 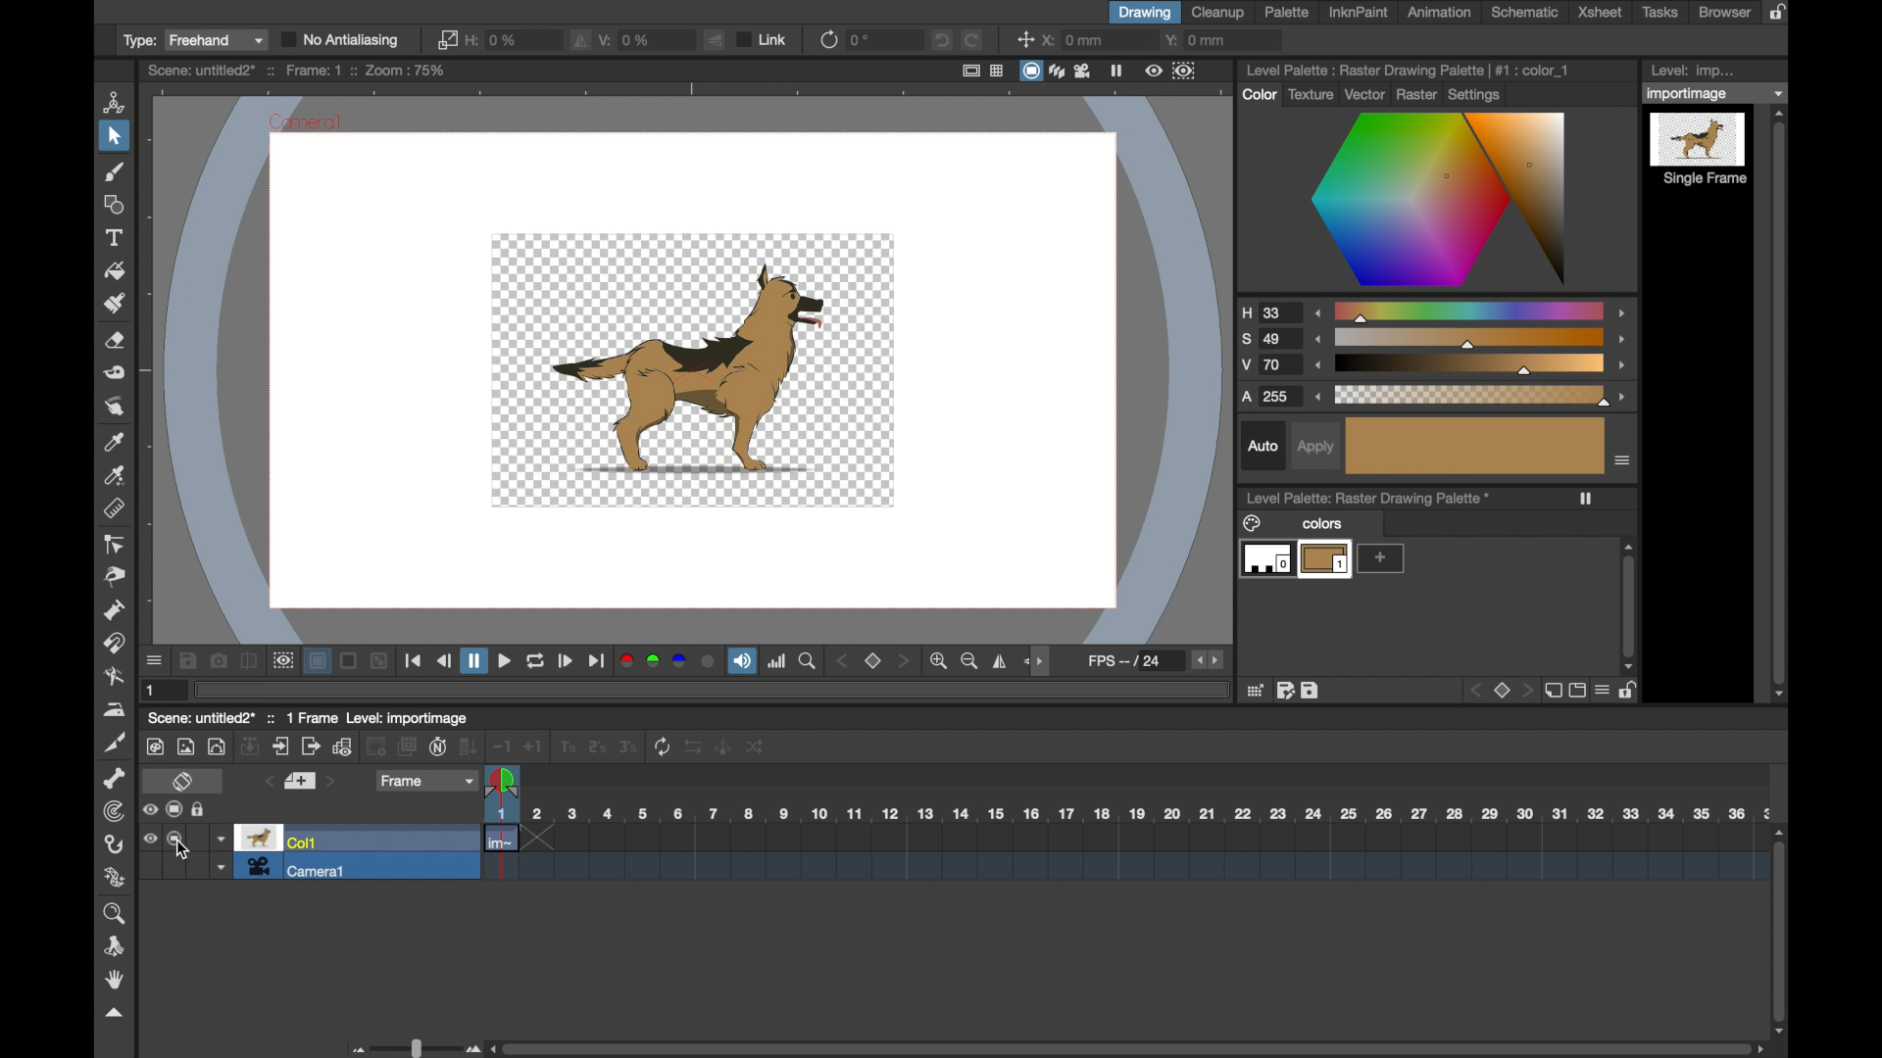 What do you see at coordinates (1001, 661) in the screenshot?
I see `flip horizontally` at bounding box center [1001, 661].